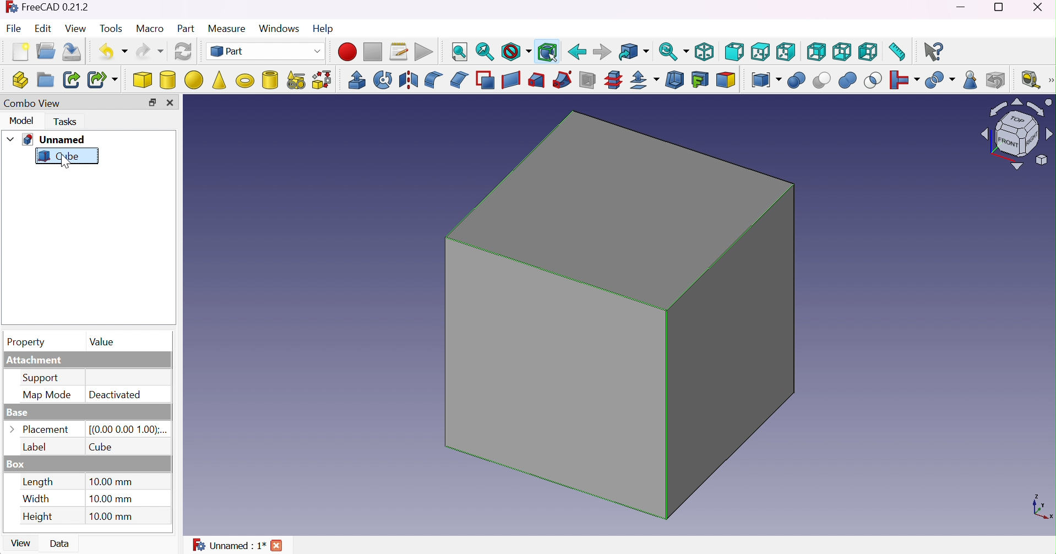 The image size is (1056, 554). I want to click on Make sub-link, so click(102, 81).